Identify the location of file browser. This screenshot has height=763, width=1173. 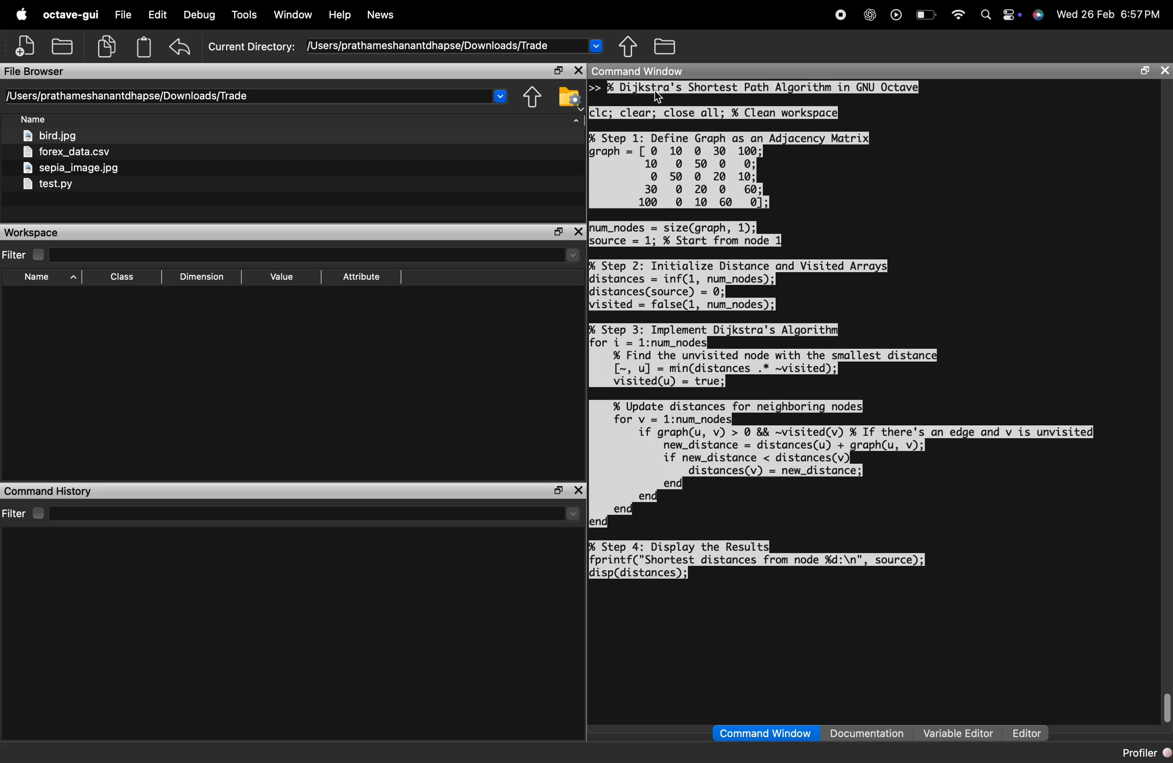
(37, 71).